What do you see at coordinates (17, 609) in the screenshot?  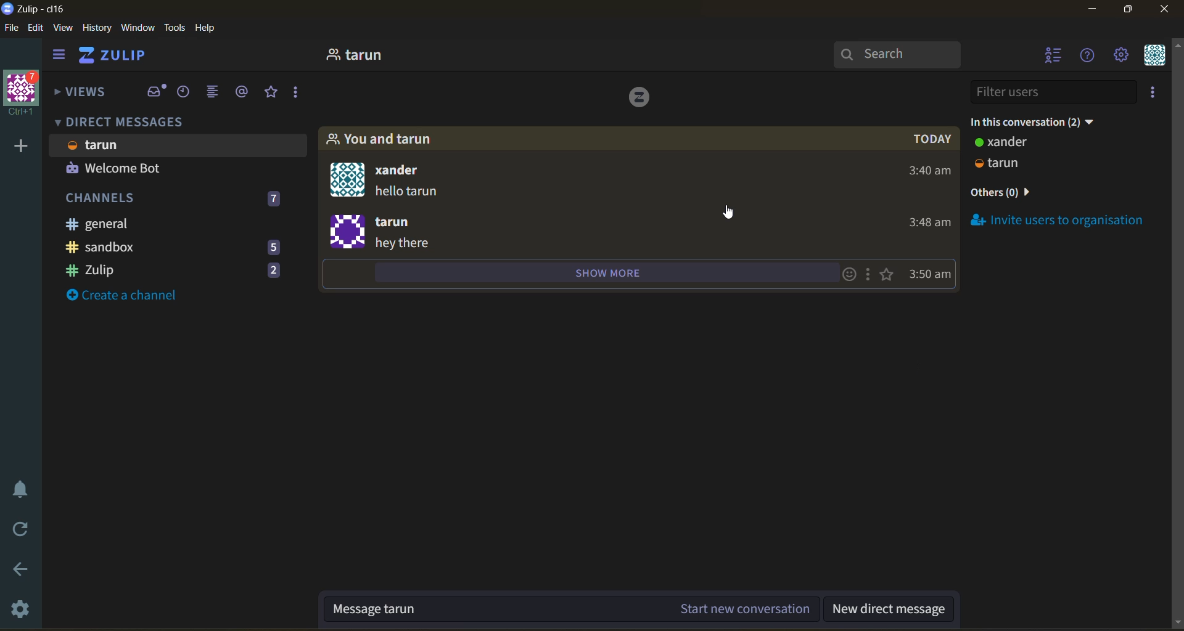 I see `settings` at bounding box center [17, 609].